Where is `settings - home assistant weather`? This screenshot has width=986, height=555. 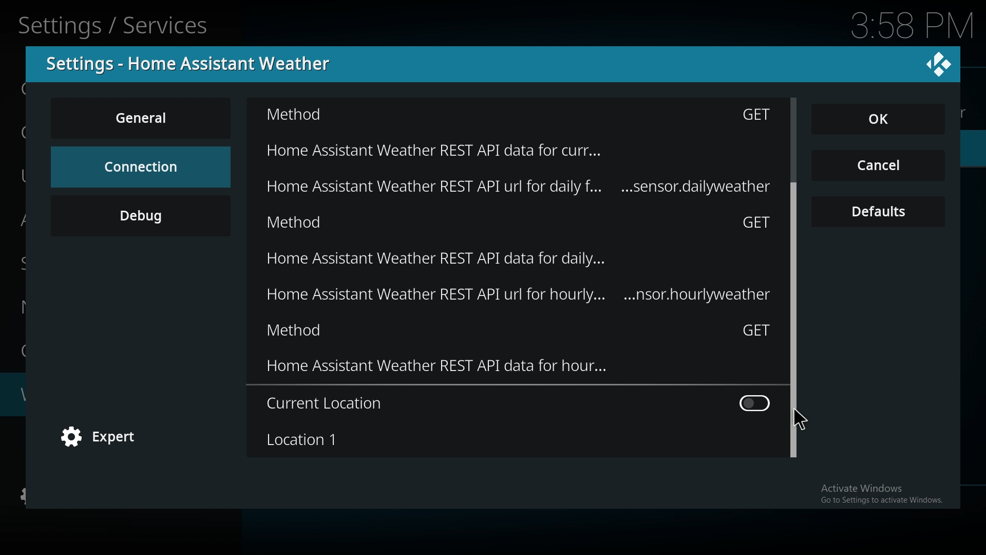
settings - home assistant weather is located at coordinates (195, 64).